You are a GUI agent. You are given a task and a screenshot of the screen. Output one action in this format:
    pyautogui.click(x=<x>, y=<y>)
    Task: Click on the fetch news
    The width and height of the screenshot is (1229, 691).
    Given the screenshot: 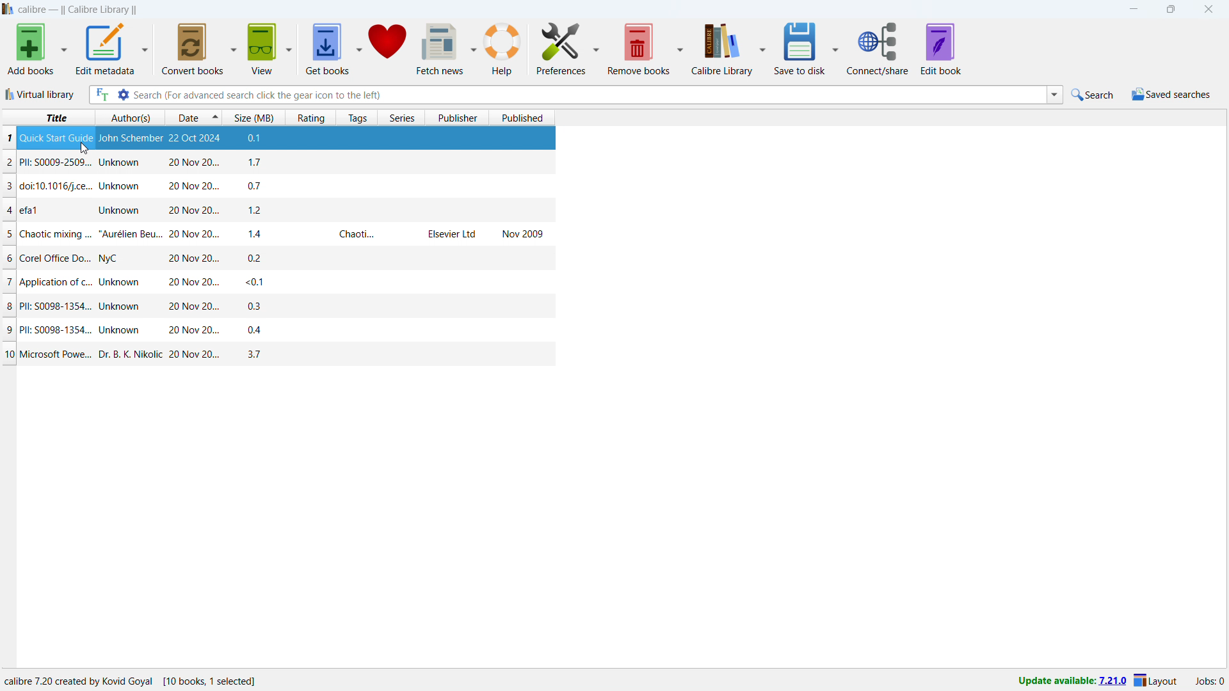 What is the action you would take?
    pyautogui.click(x=440, y=47)
    